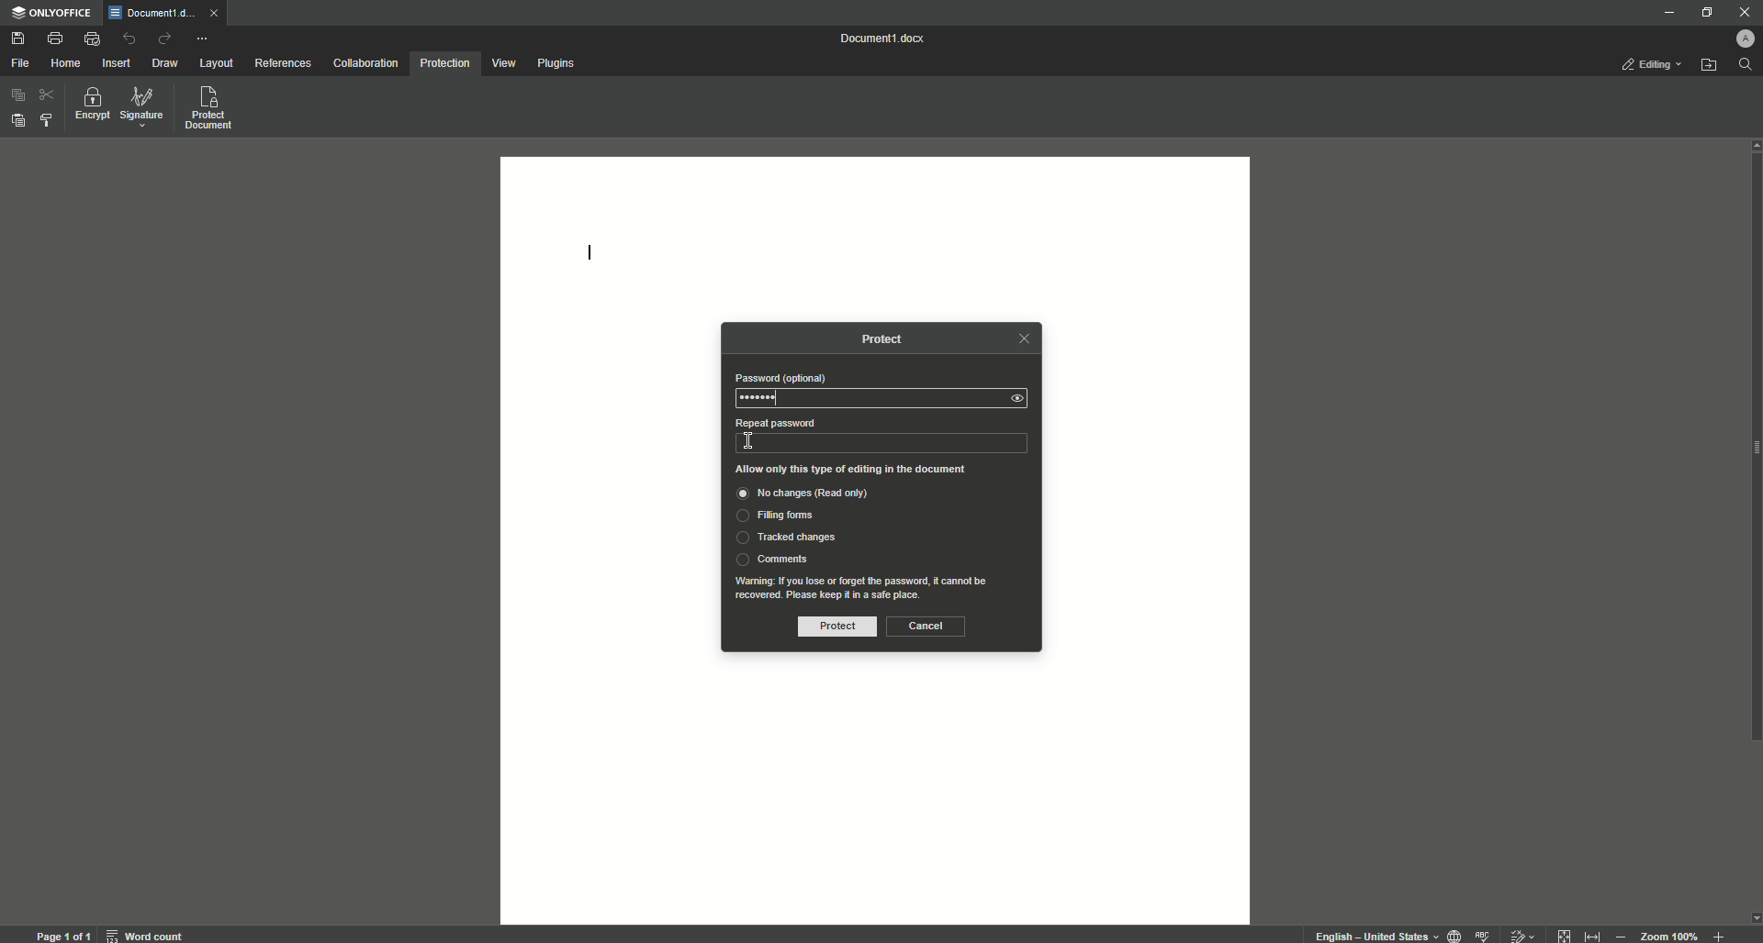  I want to click on Save, so click(20, 39).